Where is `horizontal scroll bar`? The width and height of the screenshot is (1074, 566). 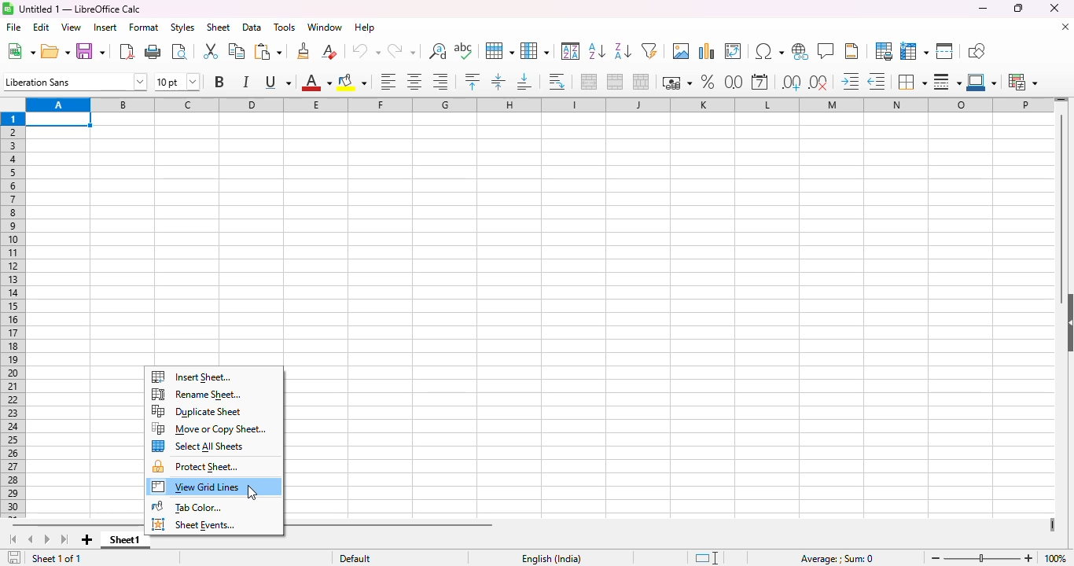 horizontal scroll bar is located at coordinates (75, 526).